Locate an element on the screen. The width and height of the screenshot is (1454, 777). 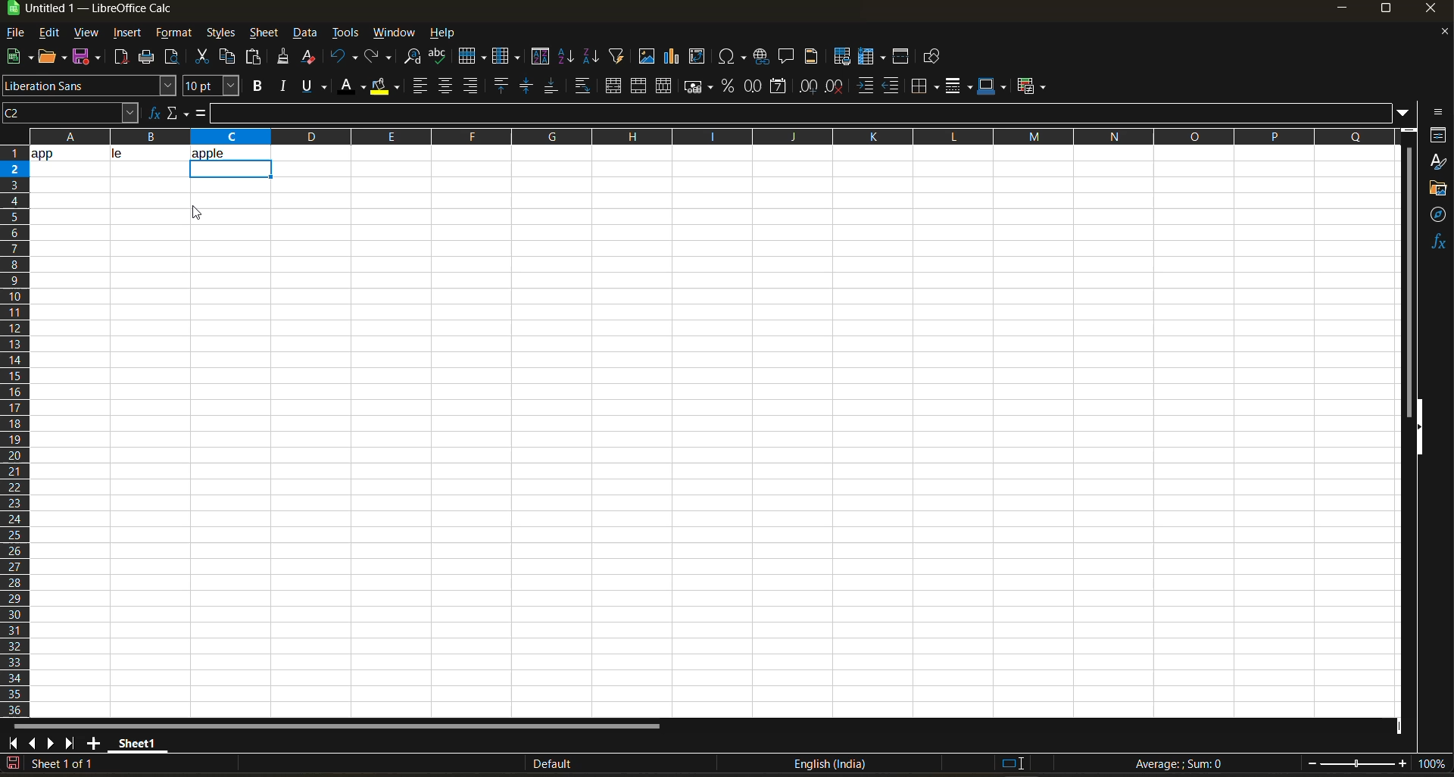
tools is located at coordinates (345, 35).